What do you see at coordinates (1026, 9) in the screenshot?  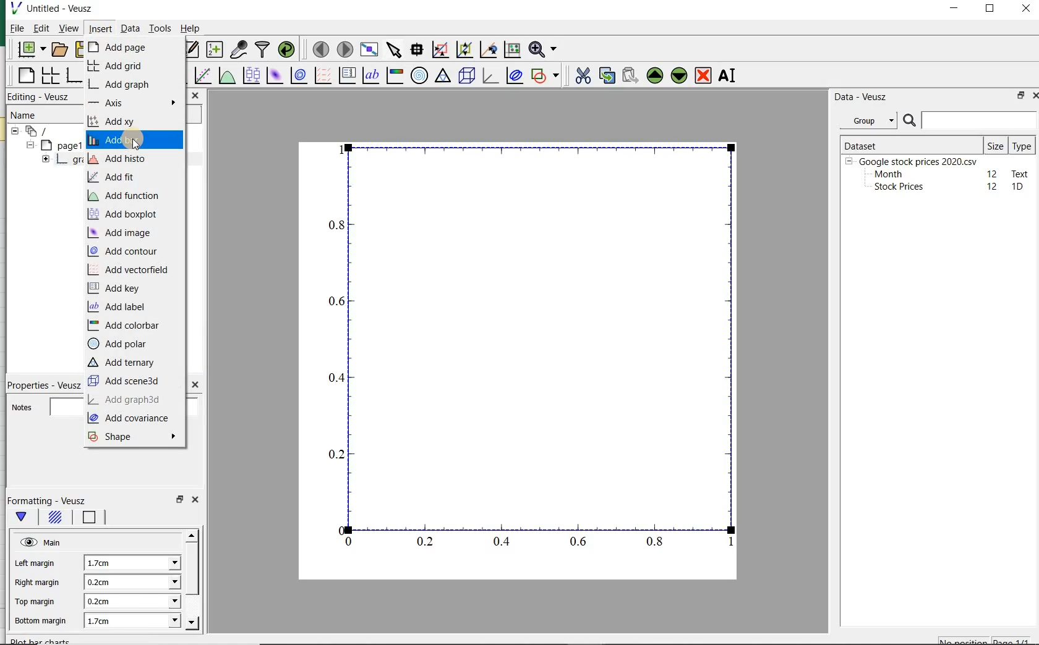 I see `close` at bounding box center [1026, 9].